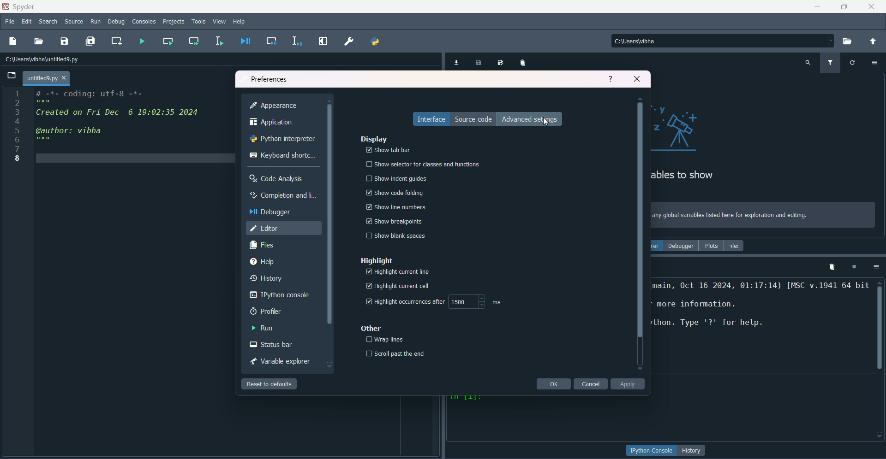 This screenshot has height=459, width=886. Describe the element at coordinates (27, 22) in the screenshot. I see `edit` at that location.